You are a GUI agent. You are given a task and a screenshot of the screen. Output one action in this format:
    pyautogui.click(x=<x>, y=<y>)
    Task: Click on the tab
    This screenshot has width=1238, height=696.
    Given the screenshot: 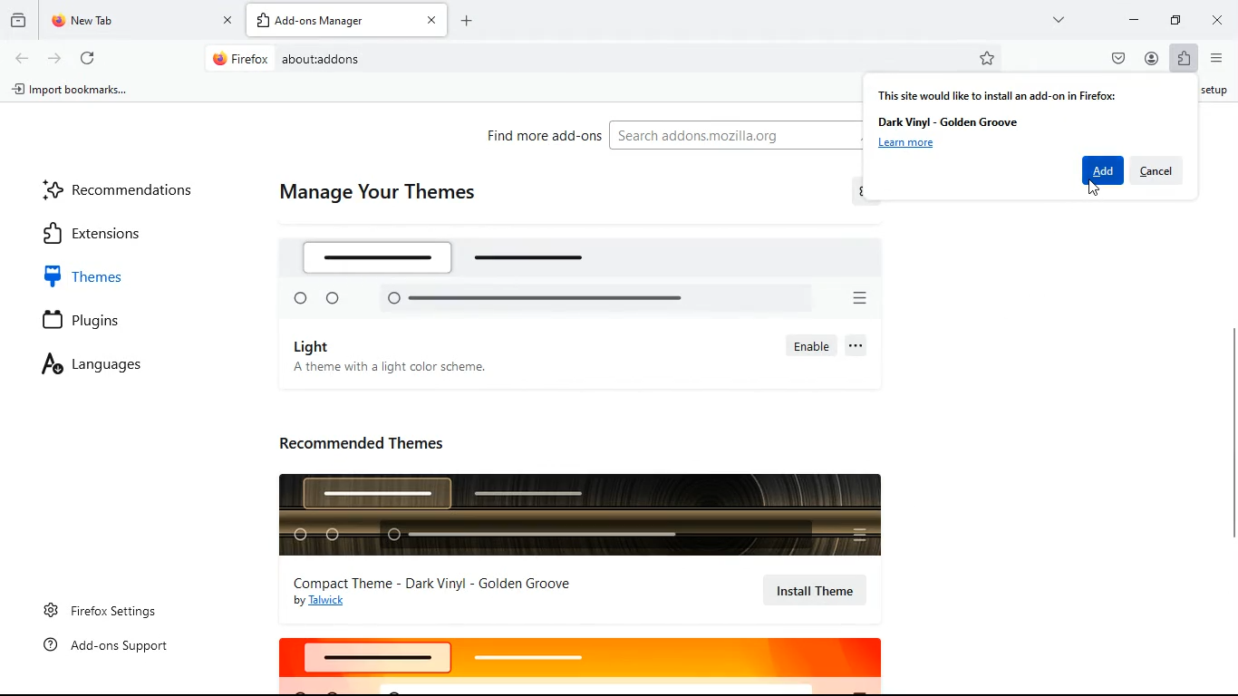 What is the action you would take?
    pyautogui.click(x=141, y=22)
    